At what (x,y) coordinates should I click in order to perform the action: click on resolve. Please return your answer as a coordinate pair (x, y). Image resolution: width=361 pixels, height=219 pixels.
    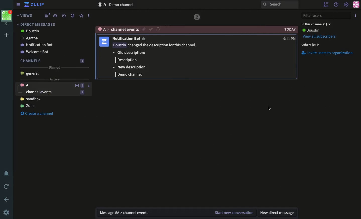
    Looking at the image, I should click on (151, 29).